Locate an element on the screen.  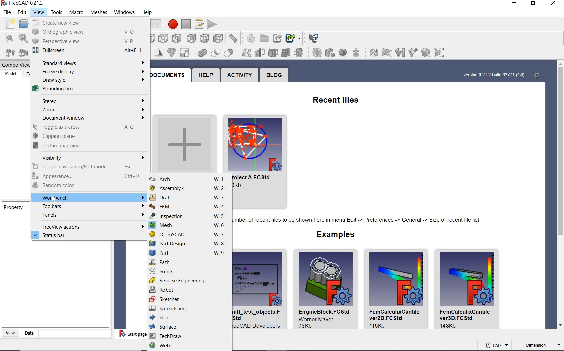
part design is located at coordinates (188, 244).